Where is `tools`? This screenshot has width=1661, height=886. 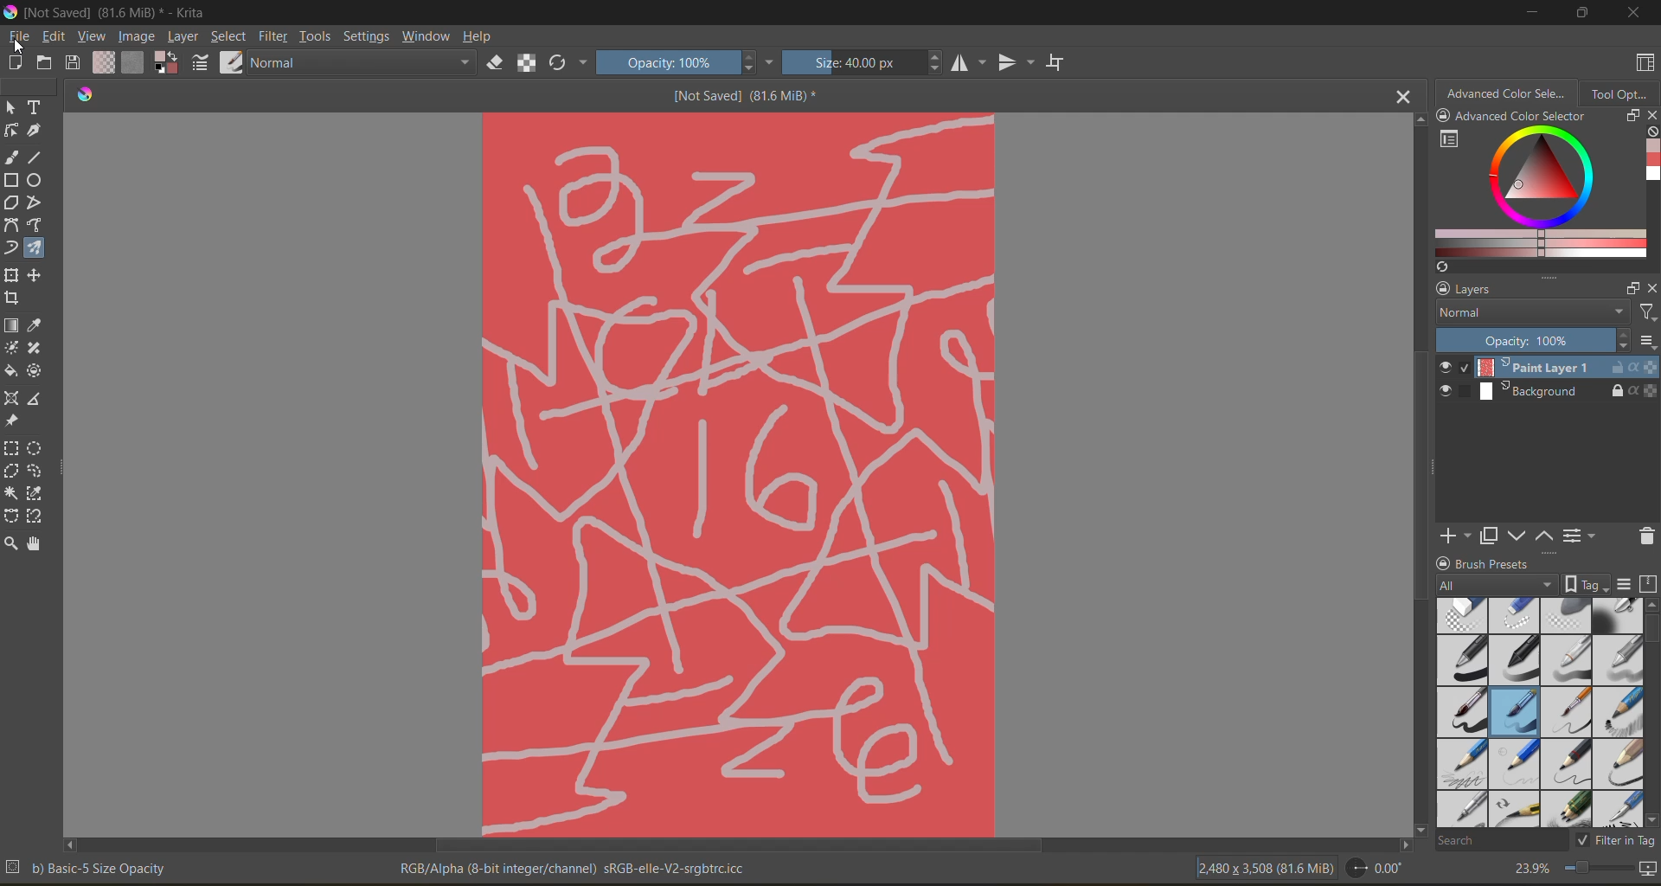
tools is located at coordinates (317, 36).